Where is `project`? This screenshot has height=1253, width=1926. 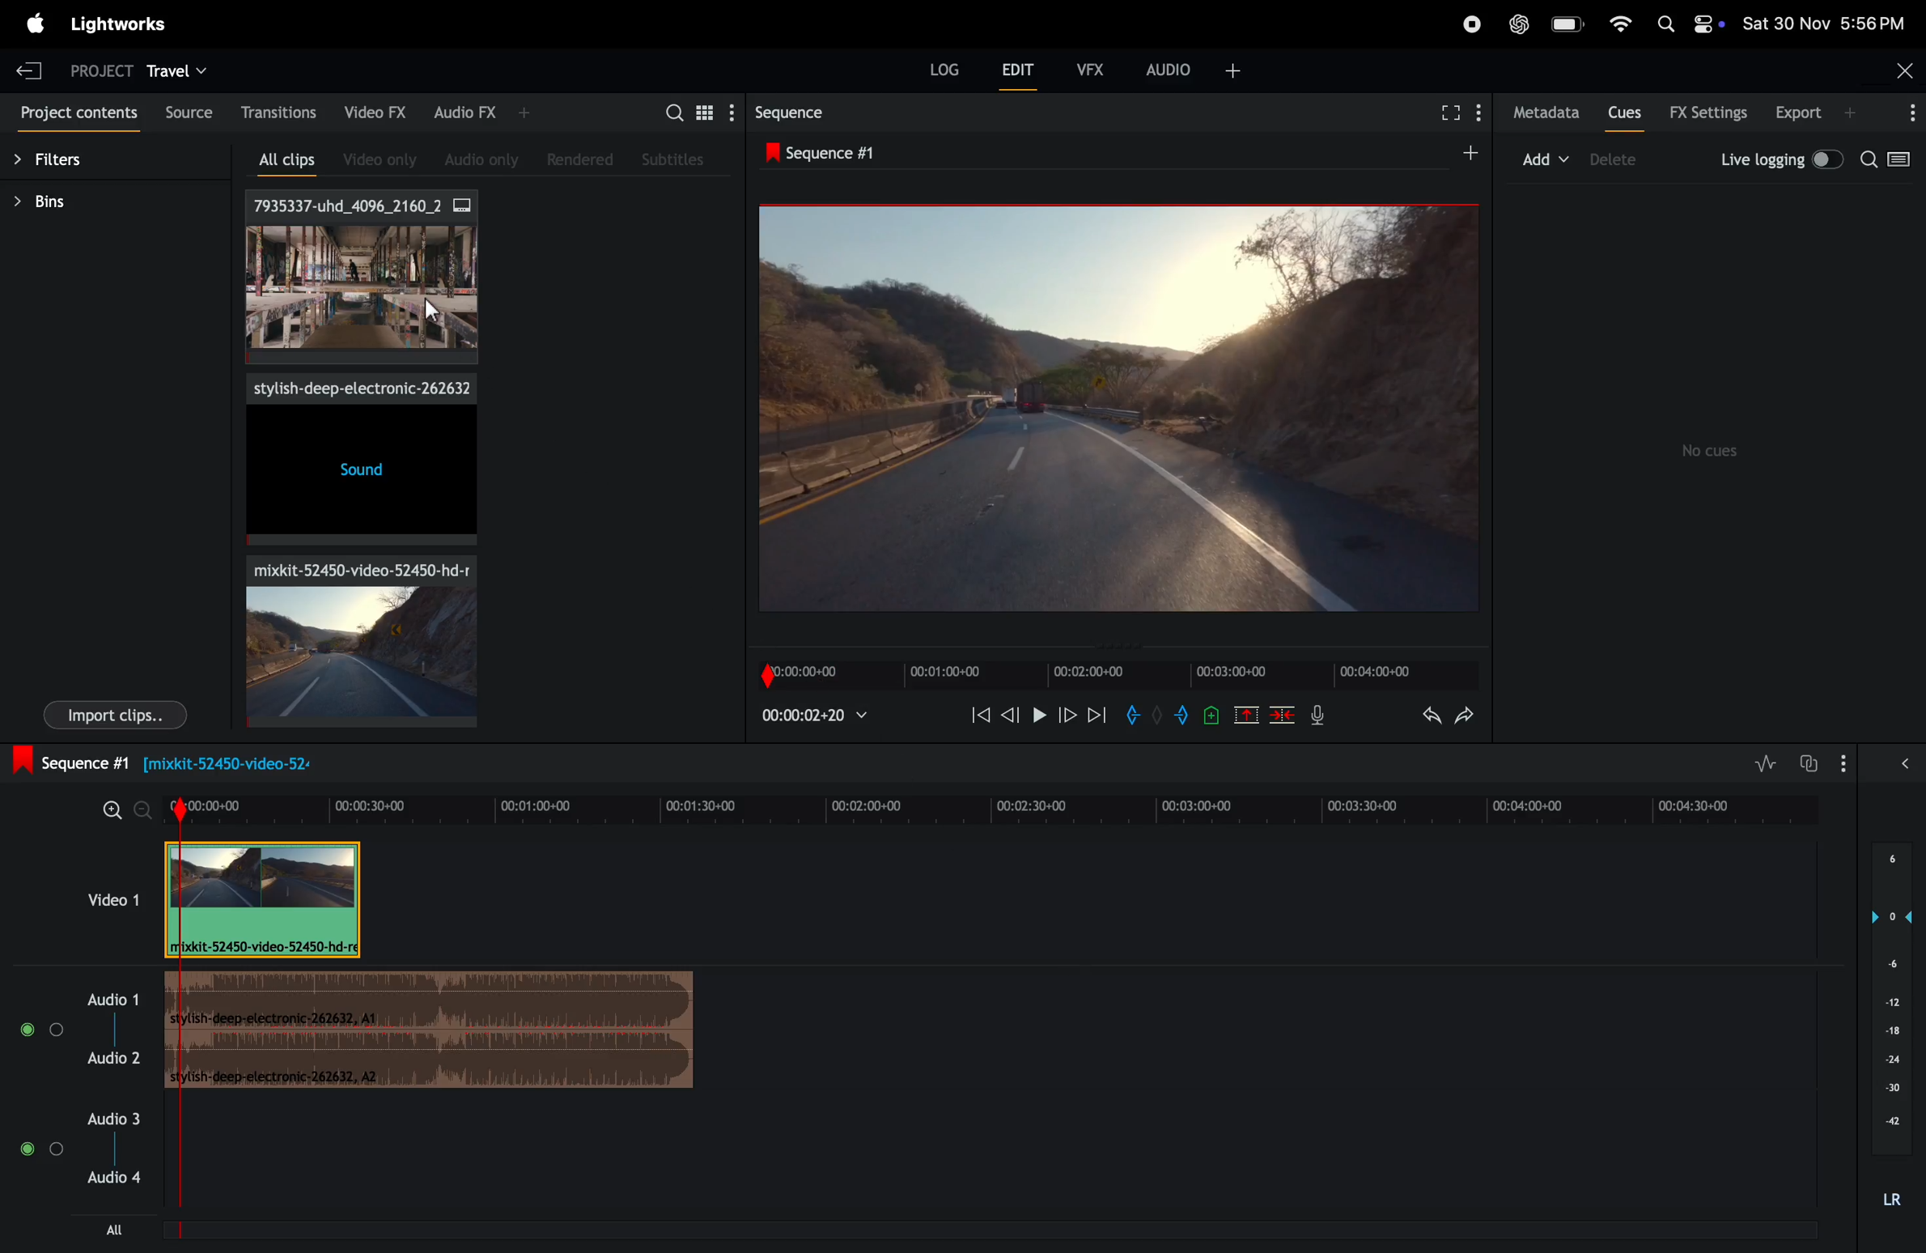
project is located at coordinates (93, 68).